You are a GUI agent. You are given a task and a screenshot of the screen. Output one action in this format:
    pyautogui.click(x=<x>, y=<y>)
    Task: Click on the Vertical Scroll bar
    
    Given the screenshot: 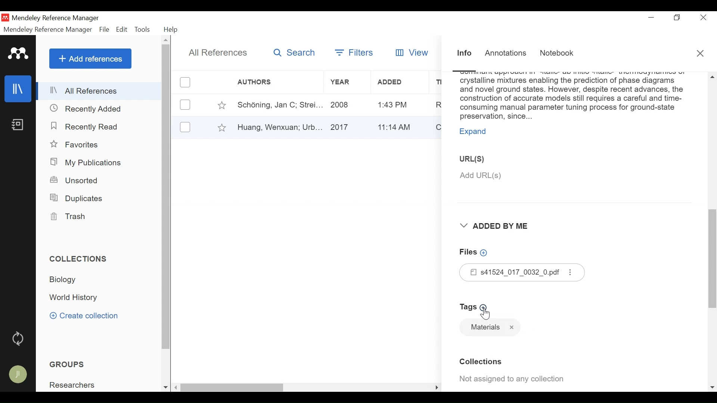 What is the action you would take?
    pyautogui.click(x=713, y=260)
    